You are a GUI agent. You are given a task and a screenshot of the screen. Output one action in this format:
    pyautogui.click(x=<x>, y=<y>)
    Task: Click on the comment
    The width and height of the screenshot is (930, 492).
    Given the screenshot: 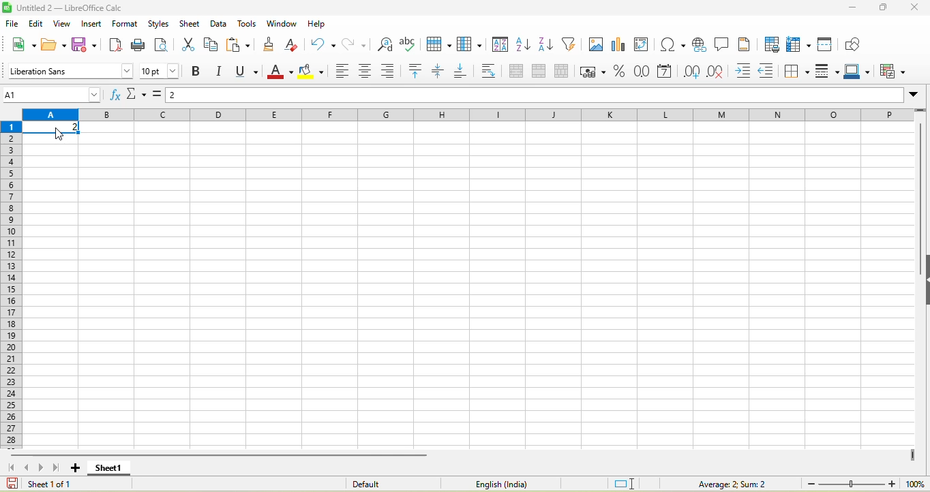 What is the action you would take?
    pyautogui.click(x=725, y=44)
    